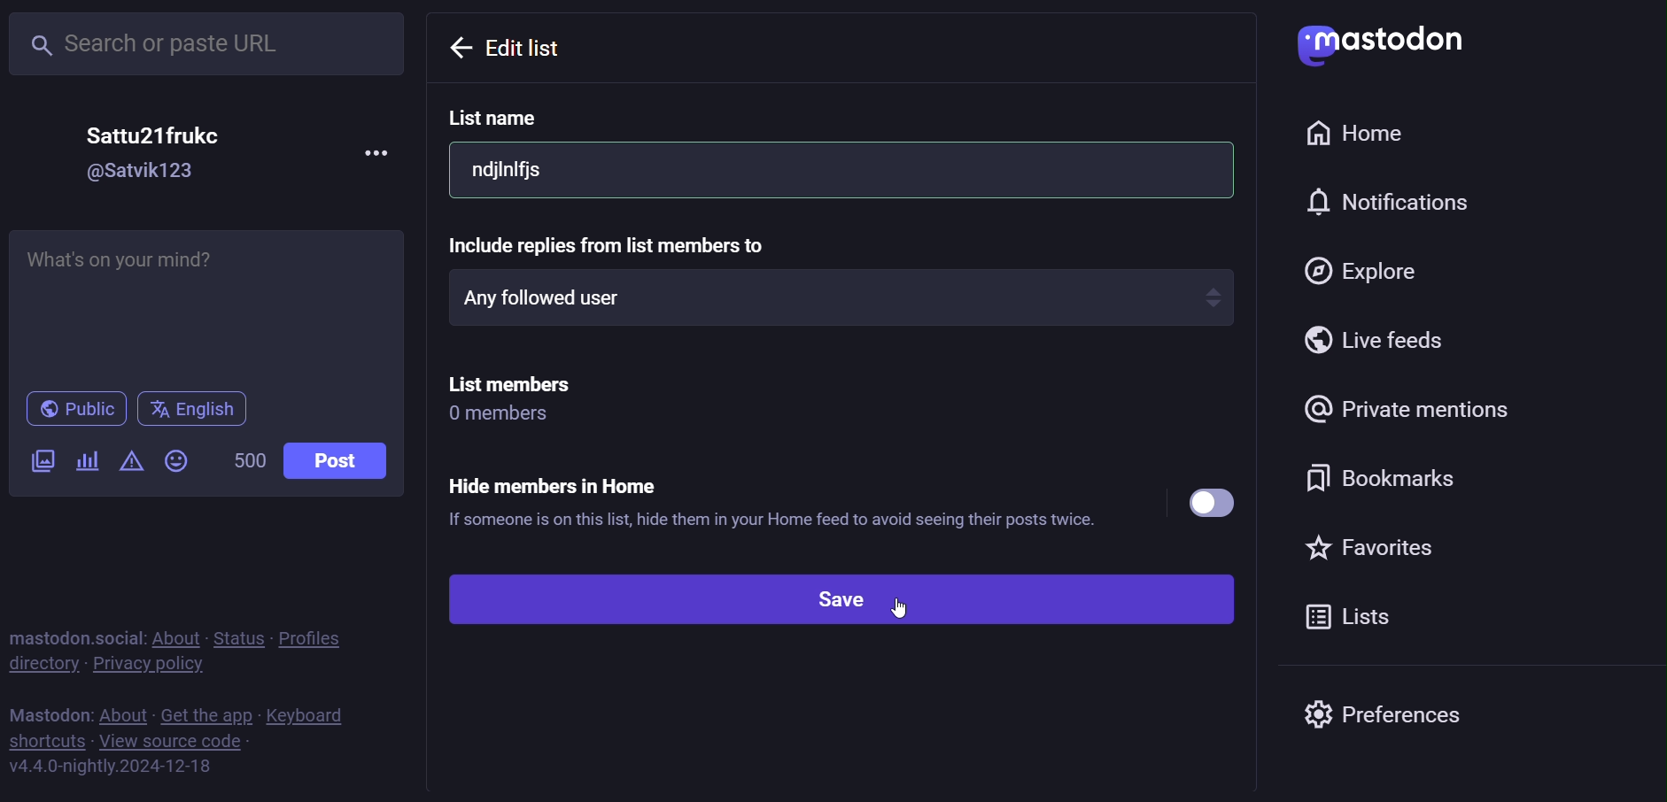 The height and width of the screenshot is (802, 1667). Describe the element at coordinates (112, 766) in the screenshot. I see `https://mastodon.social/lists#` at that location.